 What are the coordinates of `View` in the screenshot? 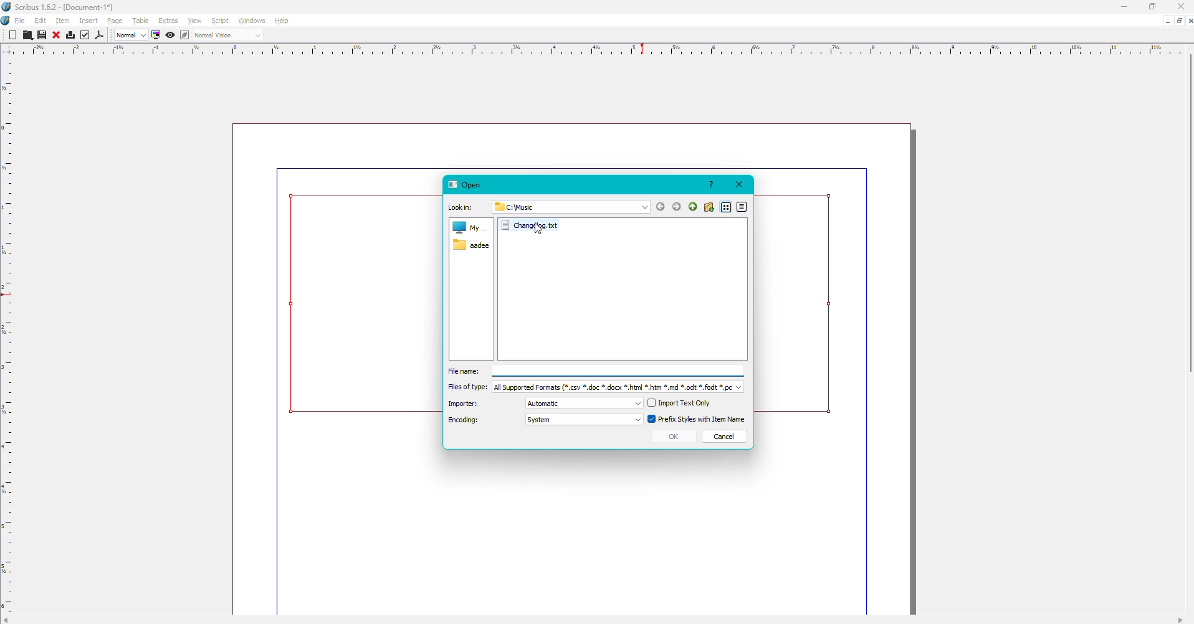 It's located at (194, 21).